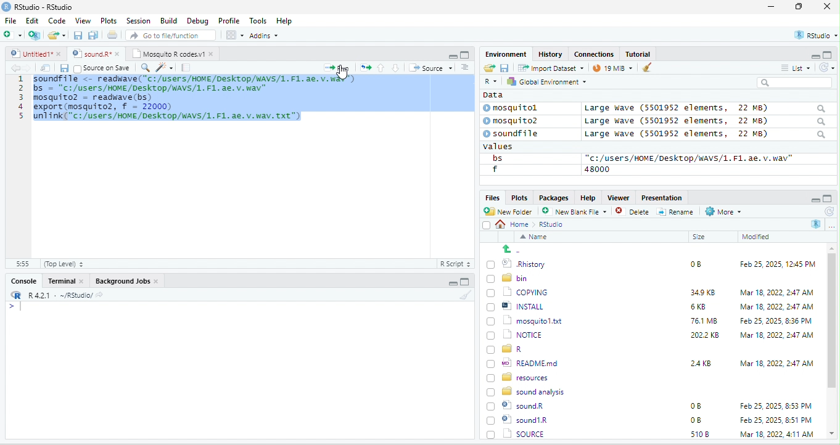 This screenshot has width=840, height=445. Describe the element at coordinates (285, 22) in the screenshot. I see `Help` at that location.